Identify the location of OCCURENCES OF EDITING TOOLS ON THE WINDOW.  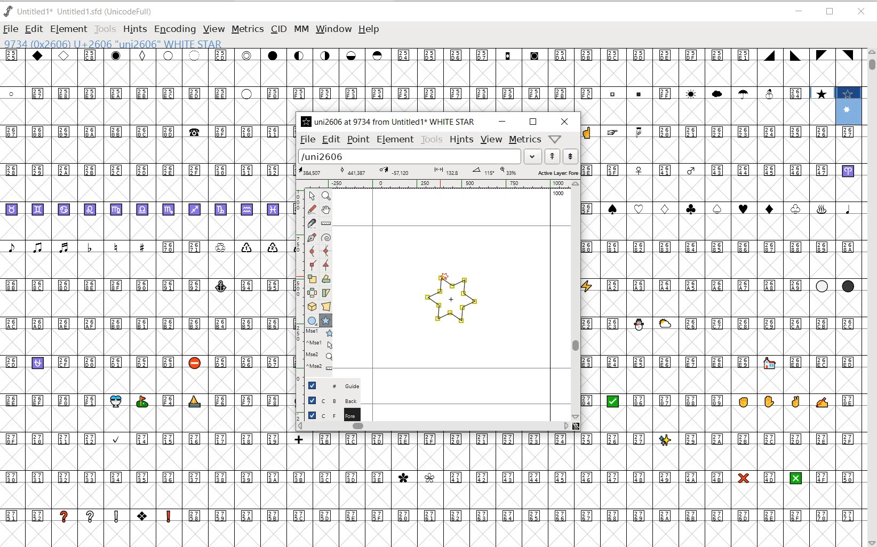
(320, 350).